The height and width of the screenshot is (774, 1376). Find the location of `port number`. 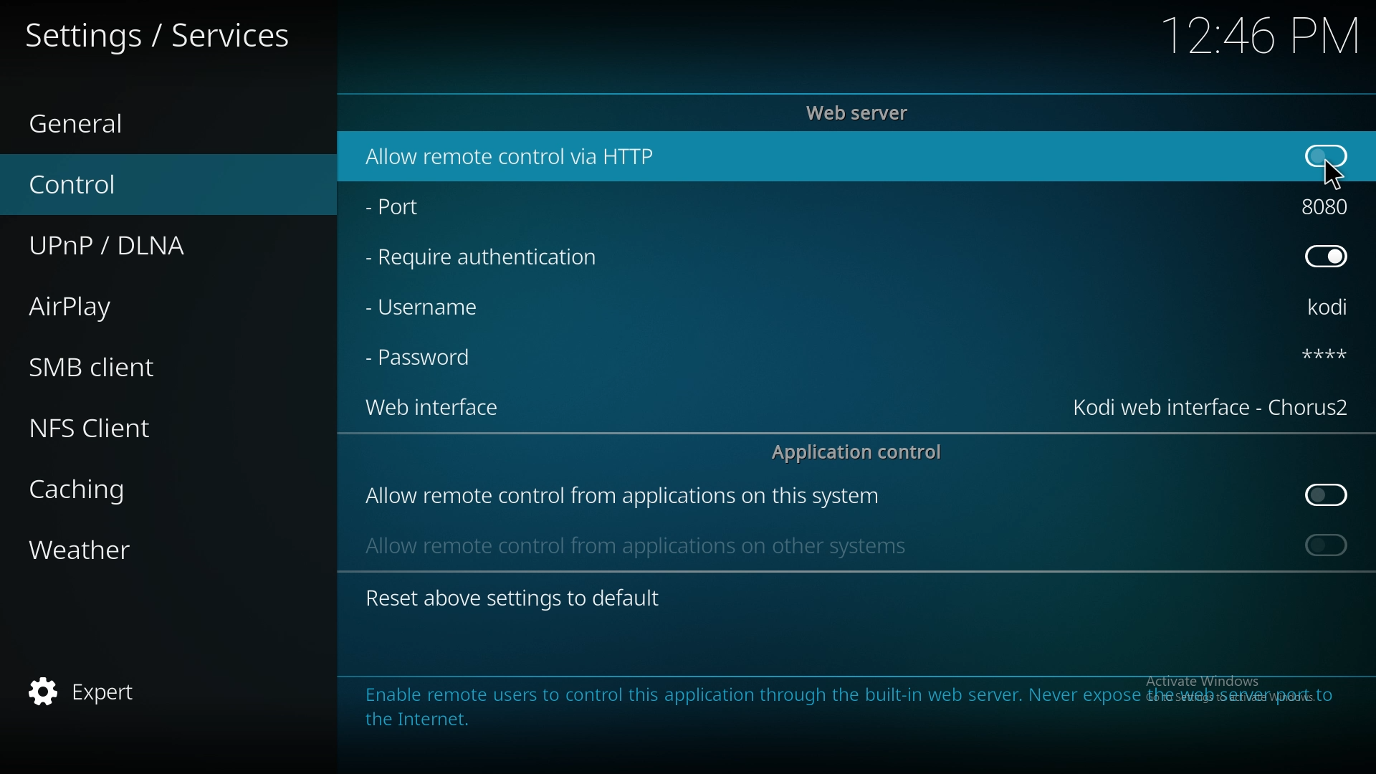

port number is located at coordinates (1329, 204).